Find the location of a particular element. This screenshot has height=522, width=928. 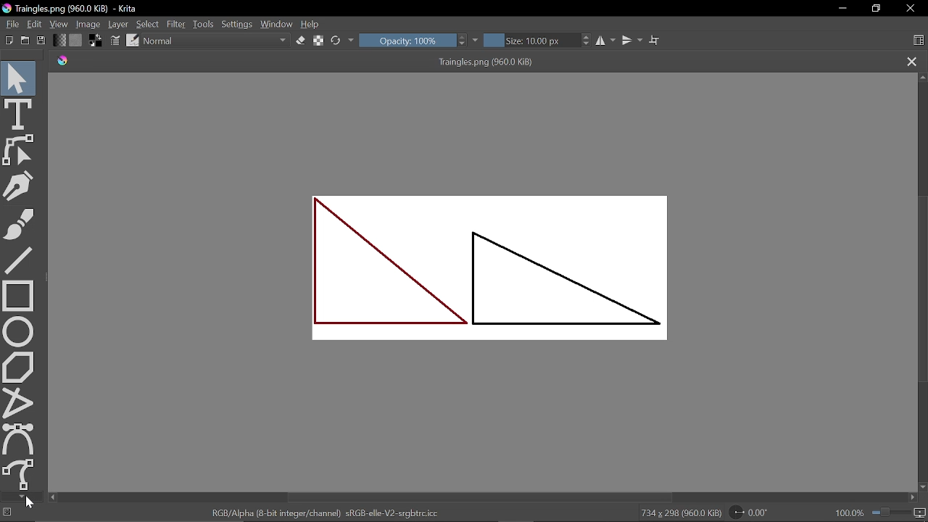

100.0& is located at coordinates (882, 511).